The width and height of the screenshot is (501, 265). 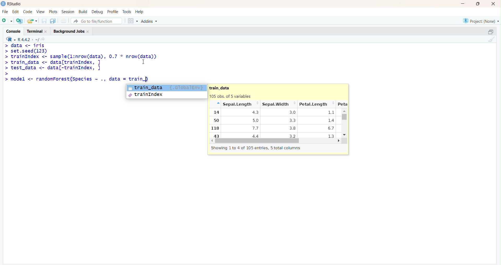 I want to click on Edit, so click(x=16, y=11).